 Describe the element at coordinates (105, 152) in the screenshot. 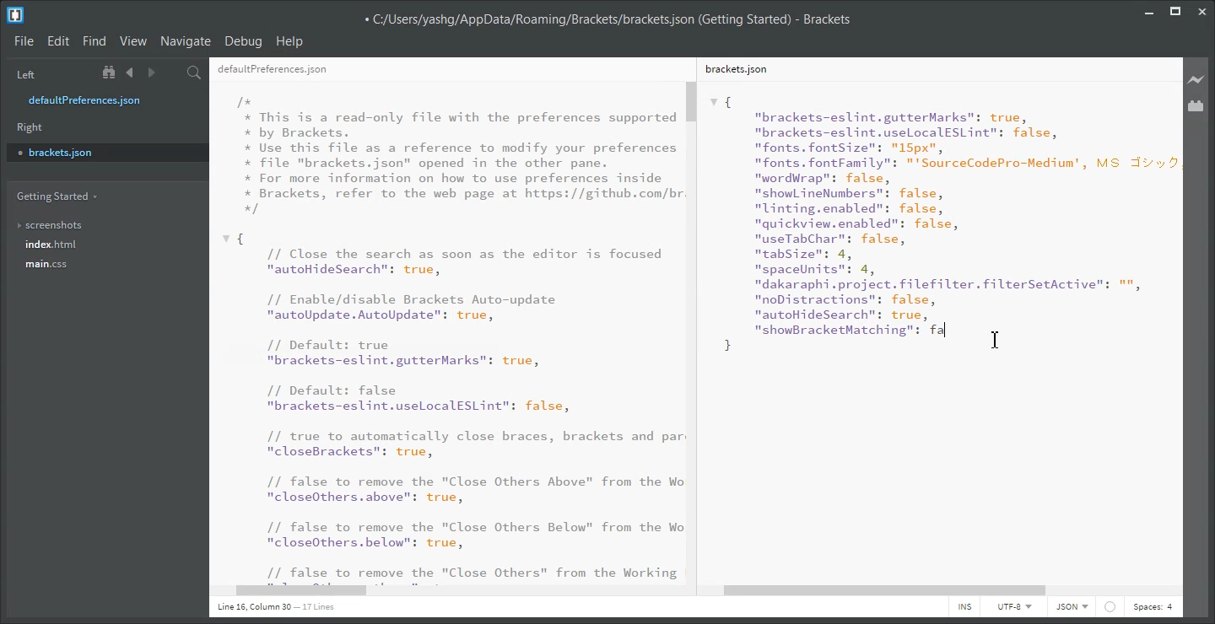

I see `brackets.json` at that location.